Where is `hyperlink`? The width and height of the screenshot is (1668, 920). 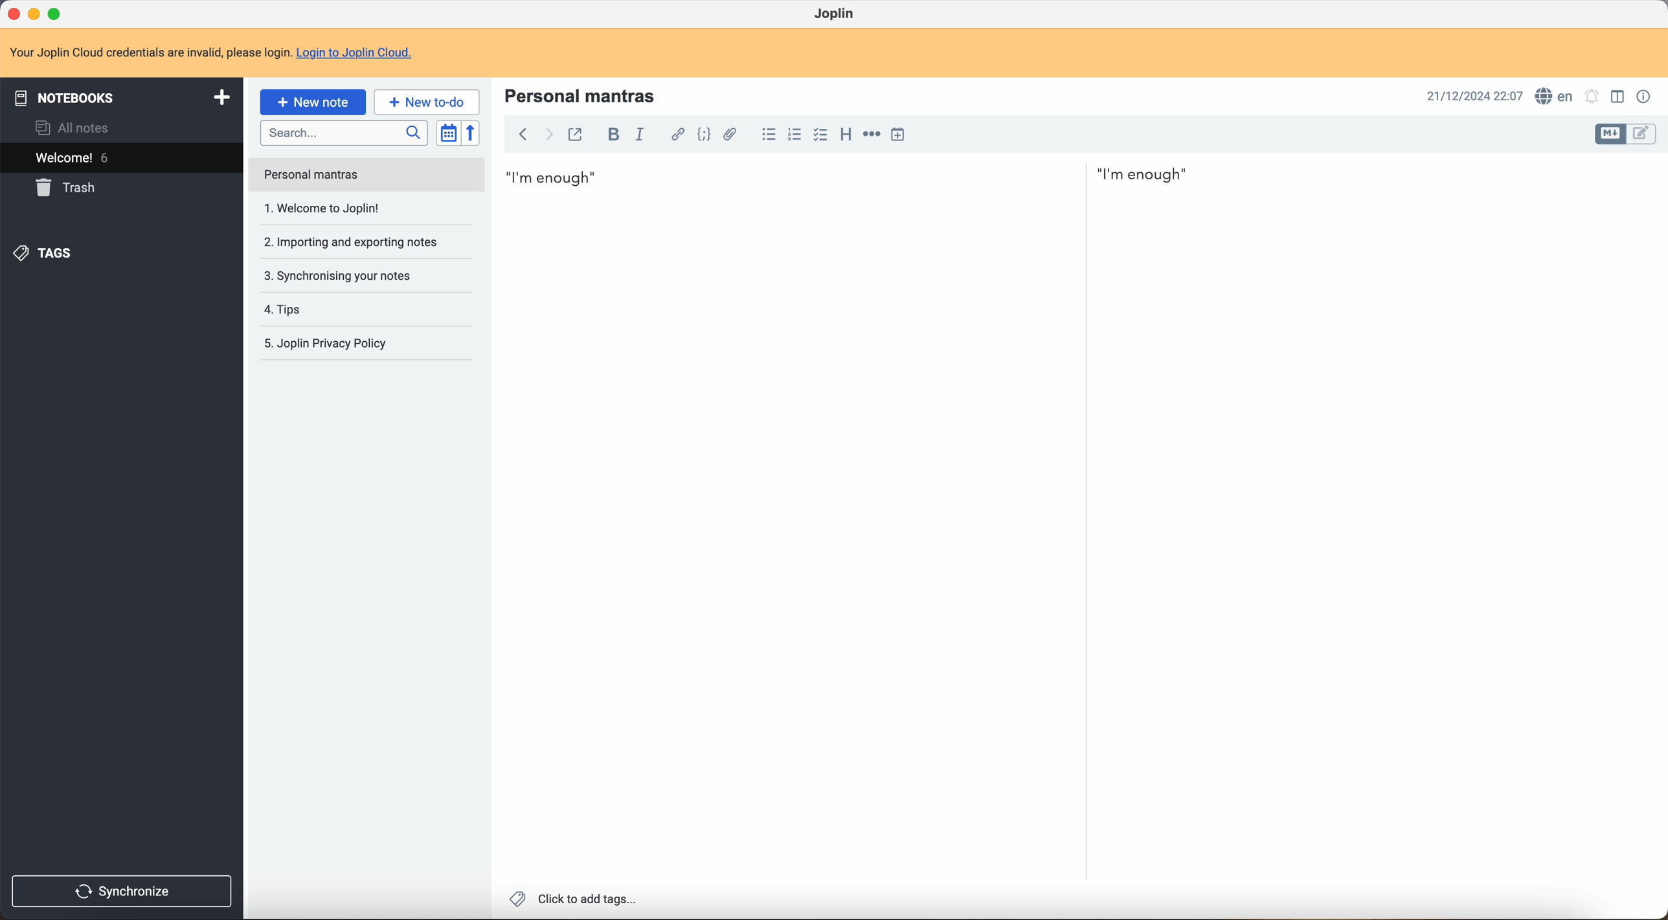
hyperlink is located at coordinates (677, 135).